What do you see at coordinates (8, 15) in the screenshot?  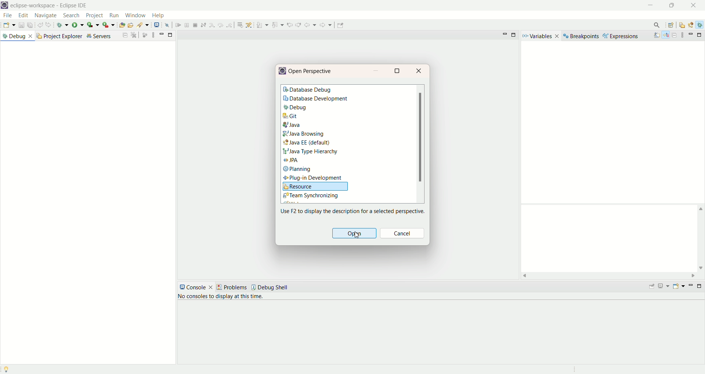 I see `file` at bounding box center [8, 15].